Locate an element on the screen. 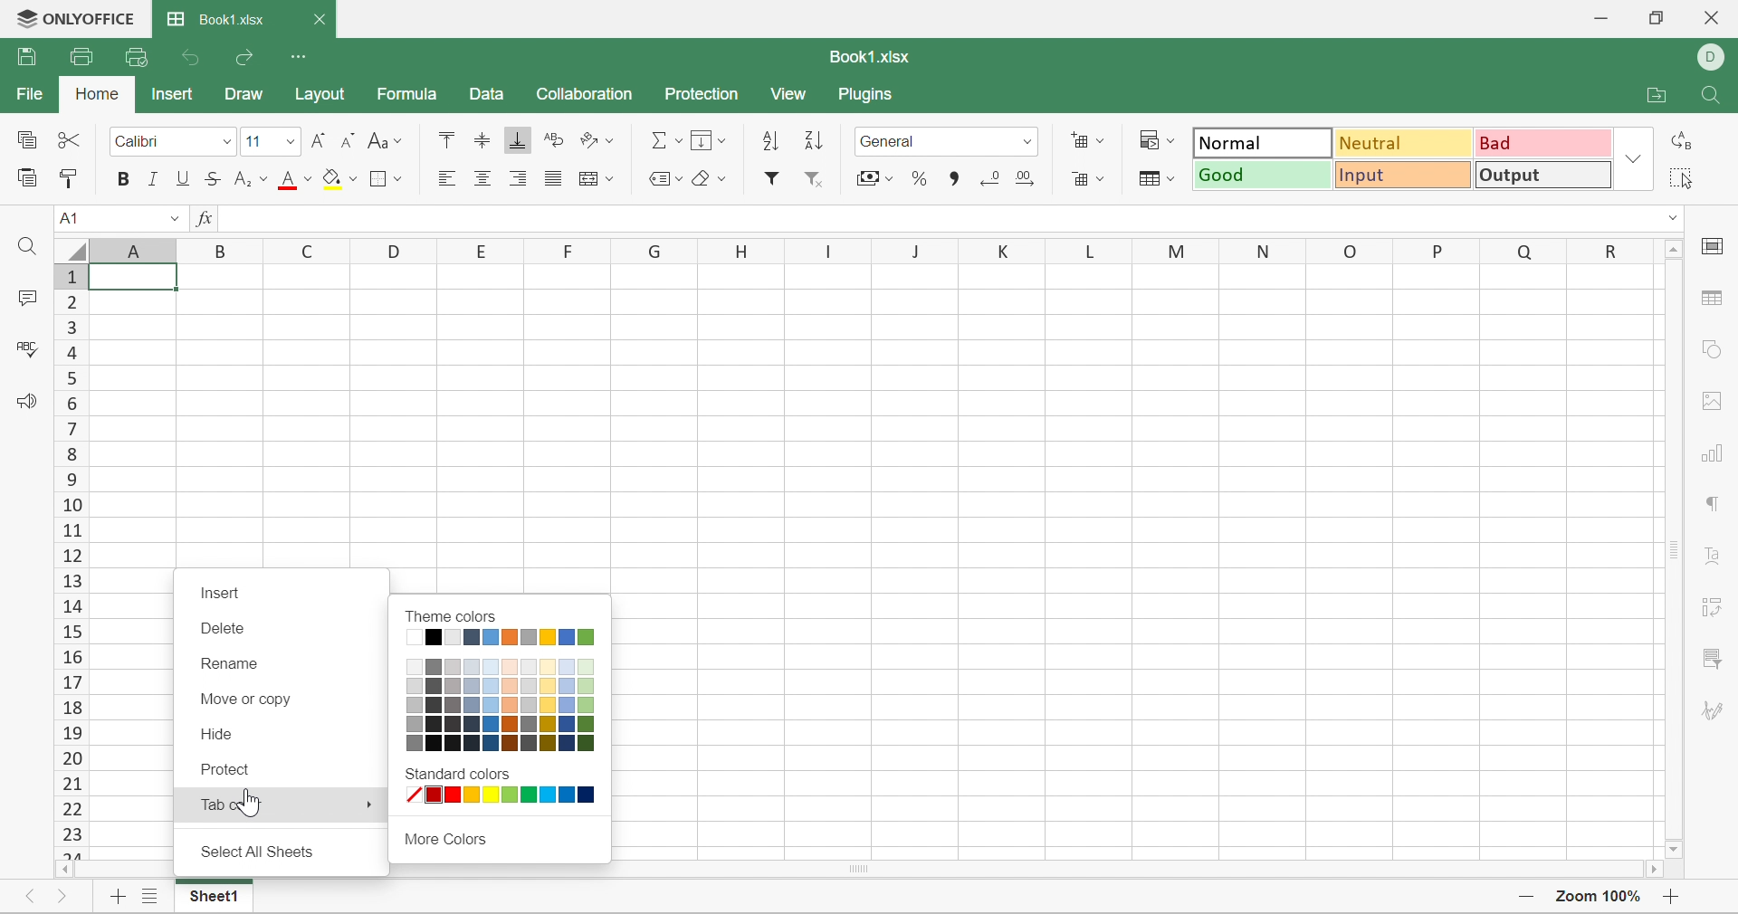 The height and width of the screenshot is (914, 1738). I is located at coordinates (829, 248).